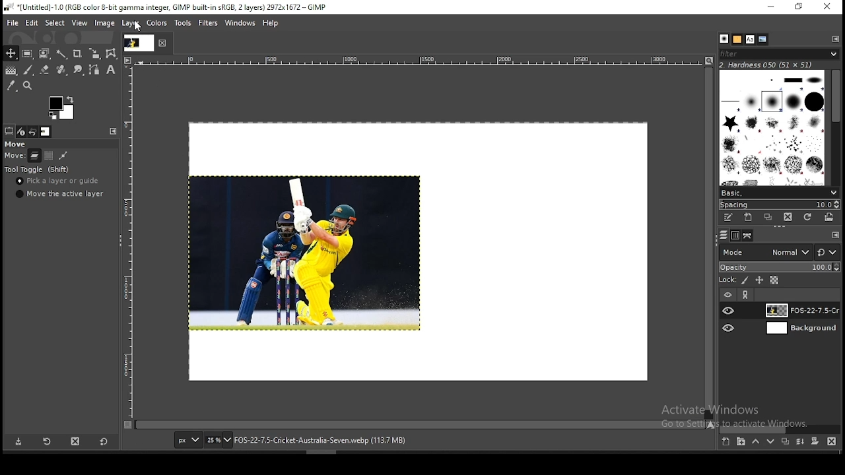 This screenshot has height=475, width=845. What do you see at coordinates (58, 194) in the screenshot?
I see `move the active layer` at bounding box center [58, 194].